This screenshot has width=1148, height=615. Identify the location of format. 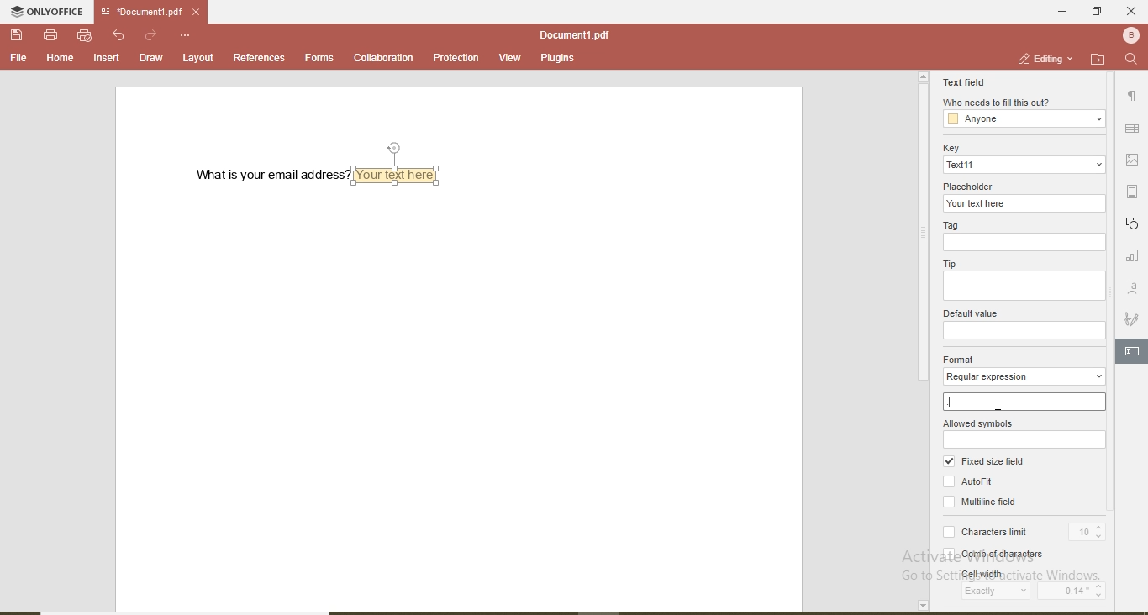
(961, 358).